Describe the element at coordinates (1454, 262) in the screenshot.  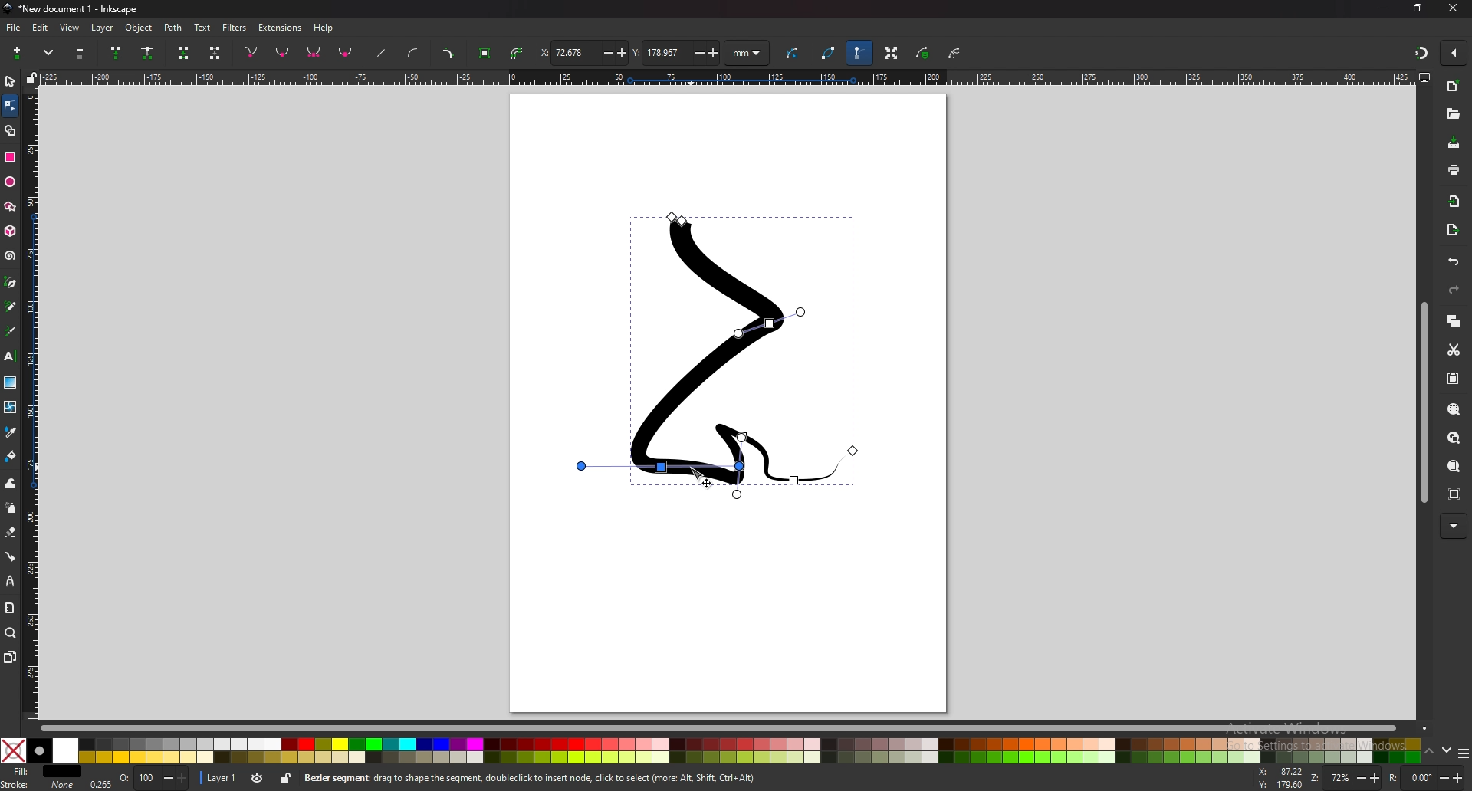
I see `undo` at that location.